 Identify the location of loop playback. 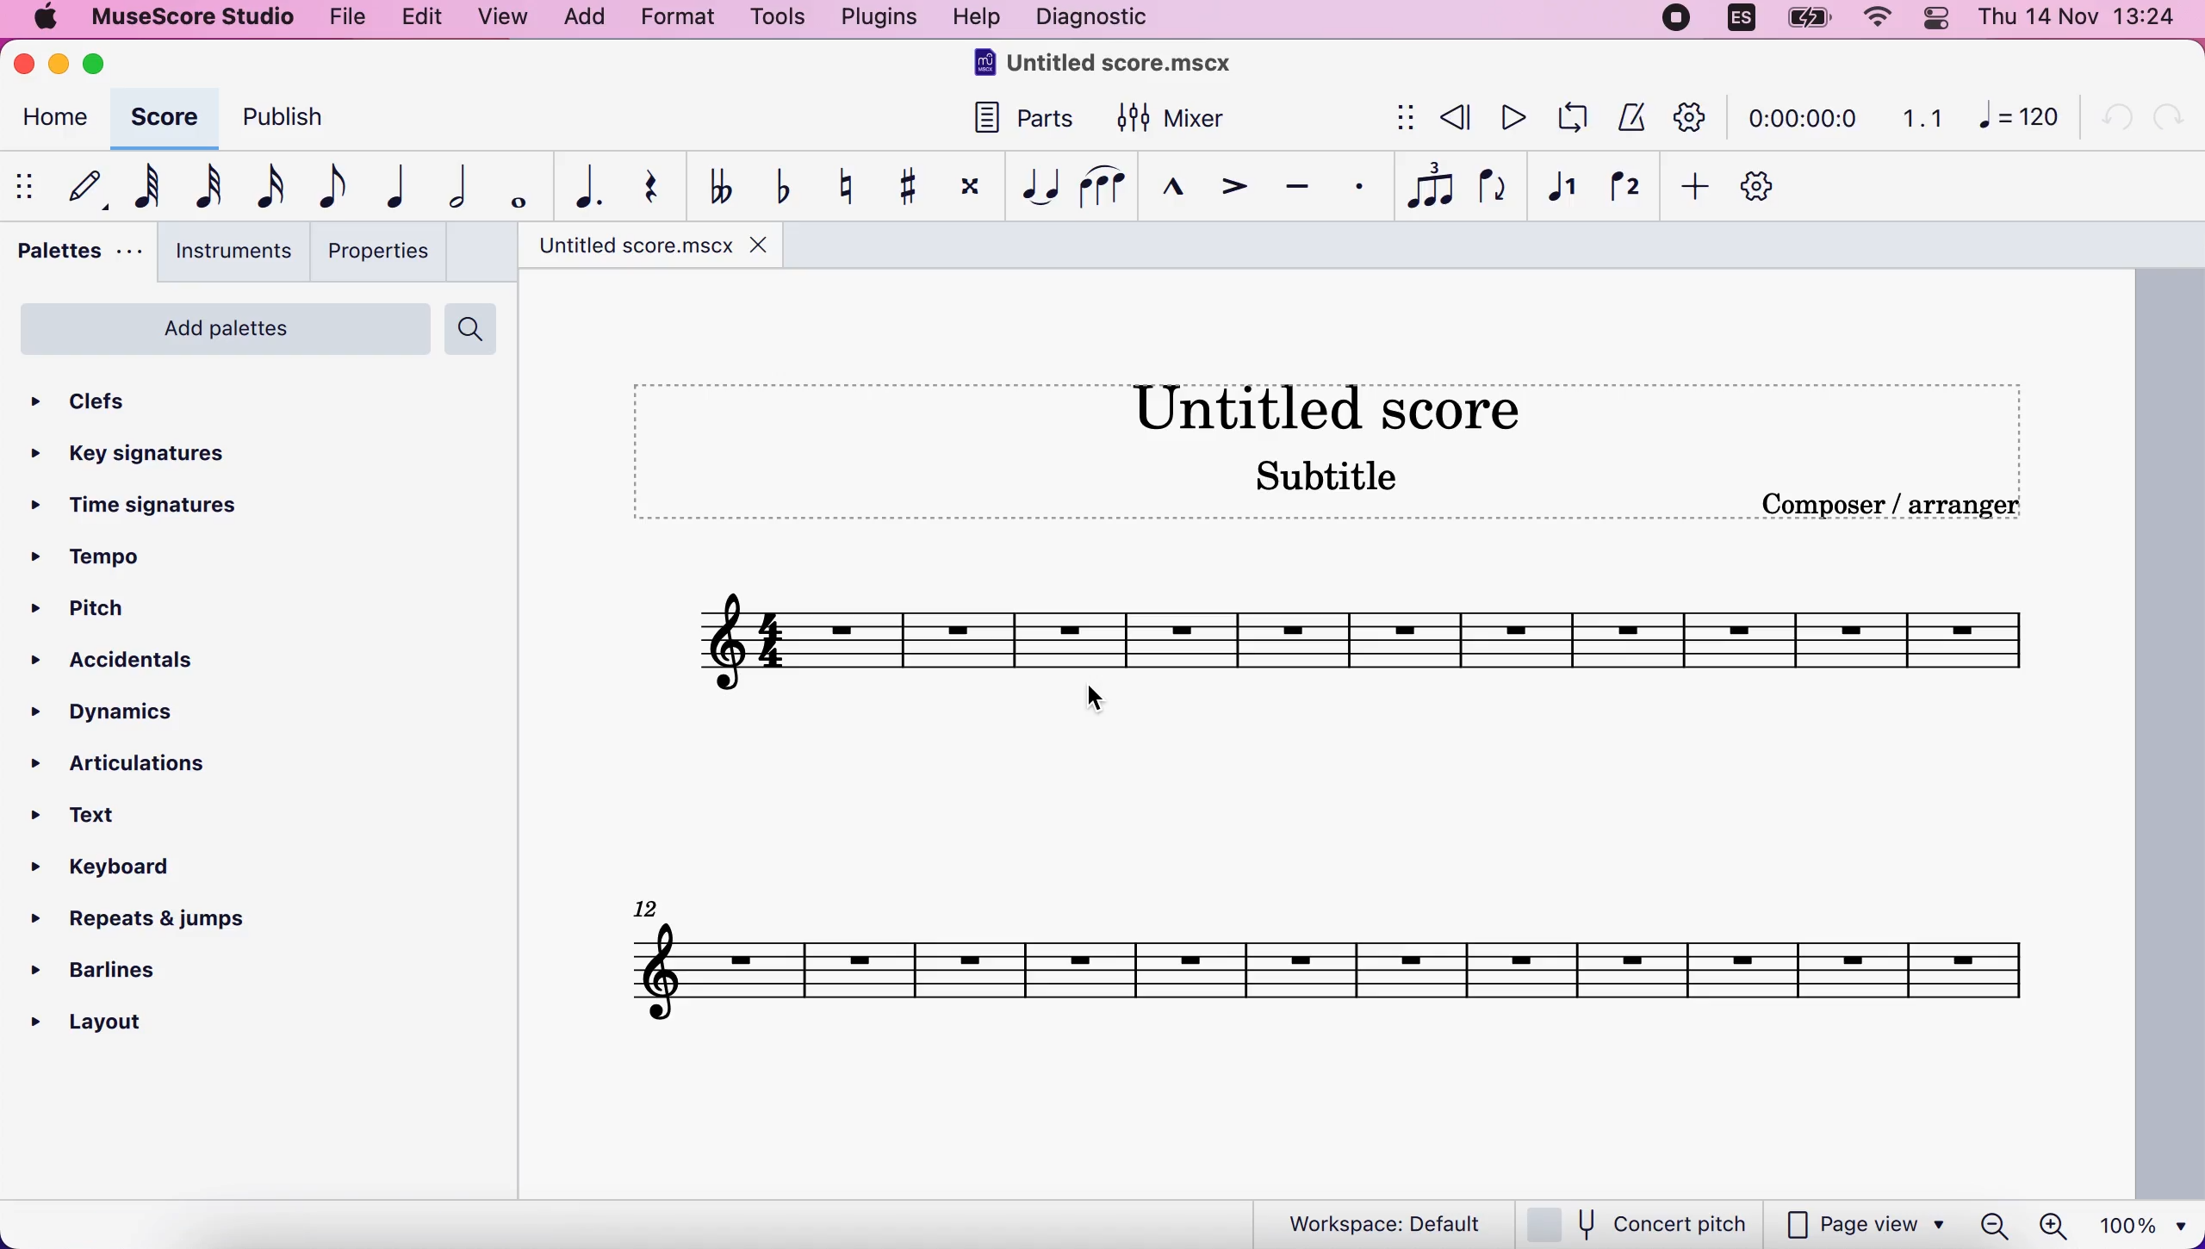
(1574, 123).